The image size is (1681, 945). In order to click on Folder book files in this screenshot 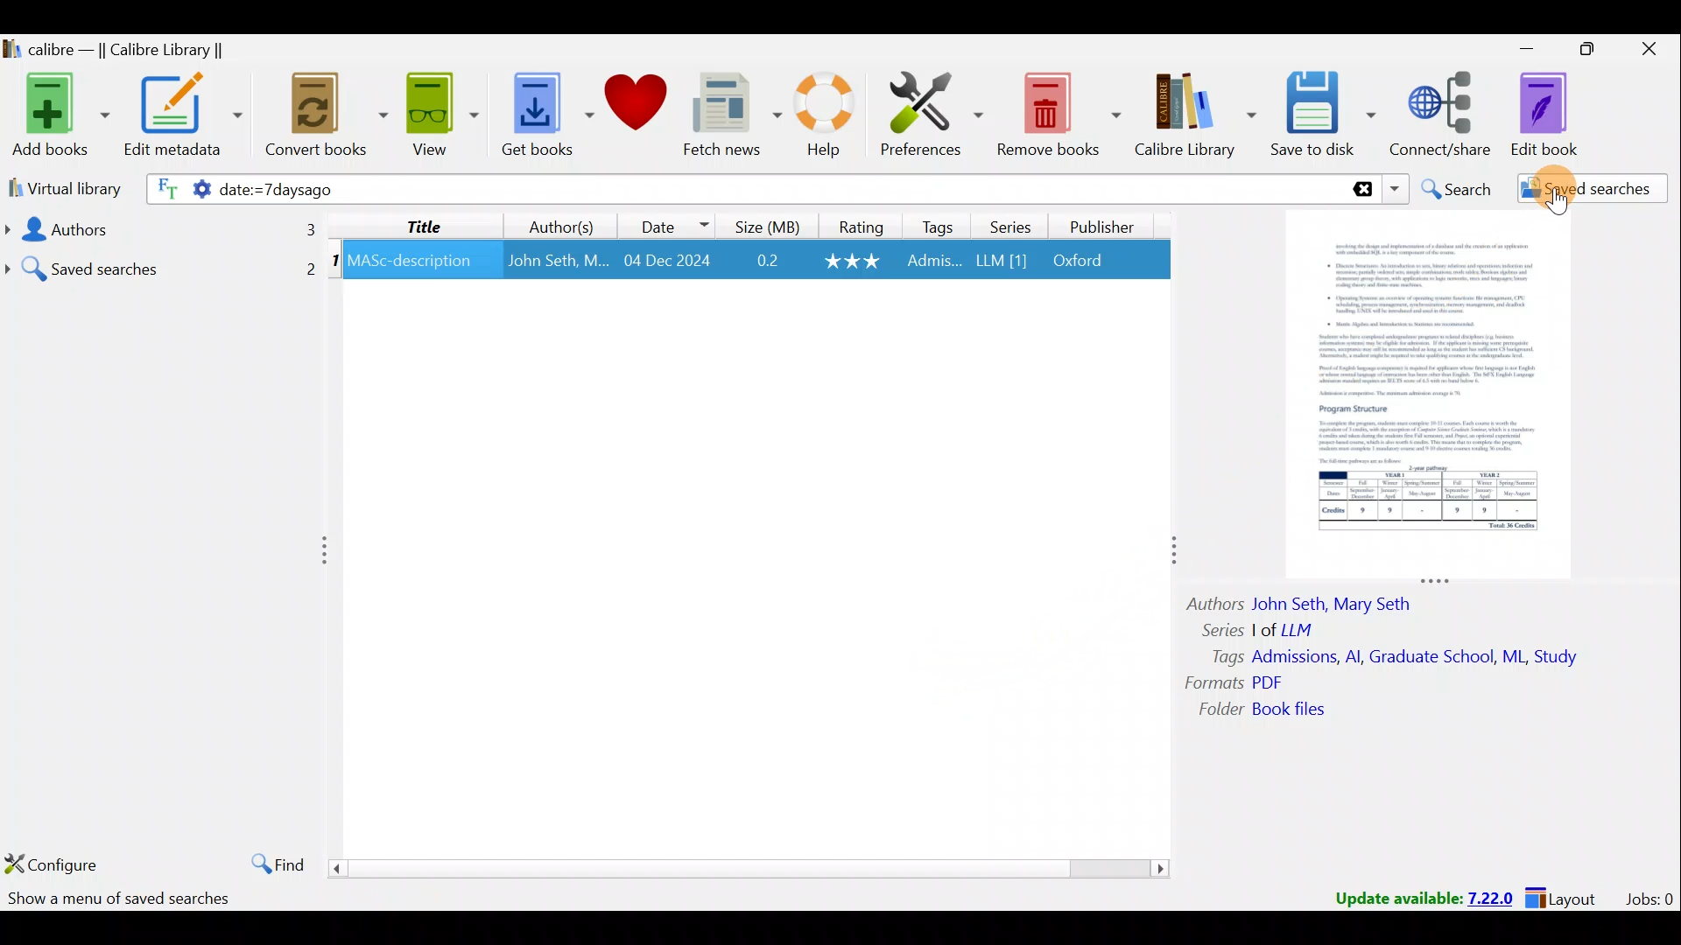, I will do `click(1276, 710)`.